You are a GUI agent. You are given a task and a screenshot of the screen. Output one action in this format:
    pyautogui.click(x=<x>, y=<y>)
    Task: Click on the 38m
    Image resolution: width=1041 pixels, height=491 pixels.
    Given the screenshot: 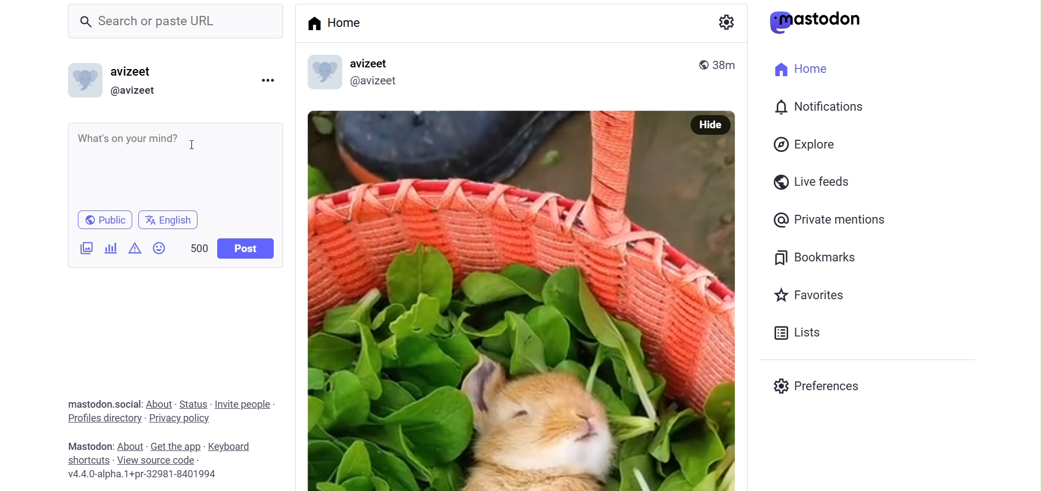 What is the action you would take?
    pyautogui.click(x=729, y=64)
    